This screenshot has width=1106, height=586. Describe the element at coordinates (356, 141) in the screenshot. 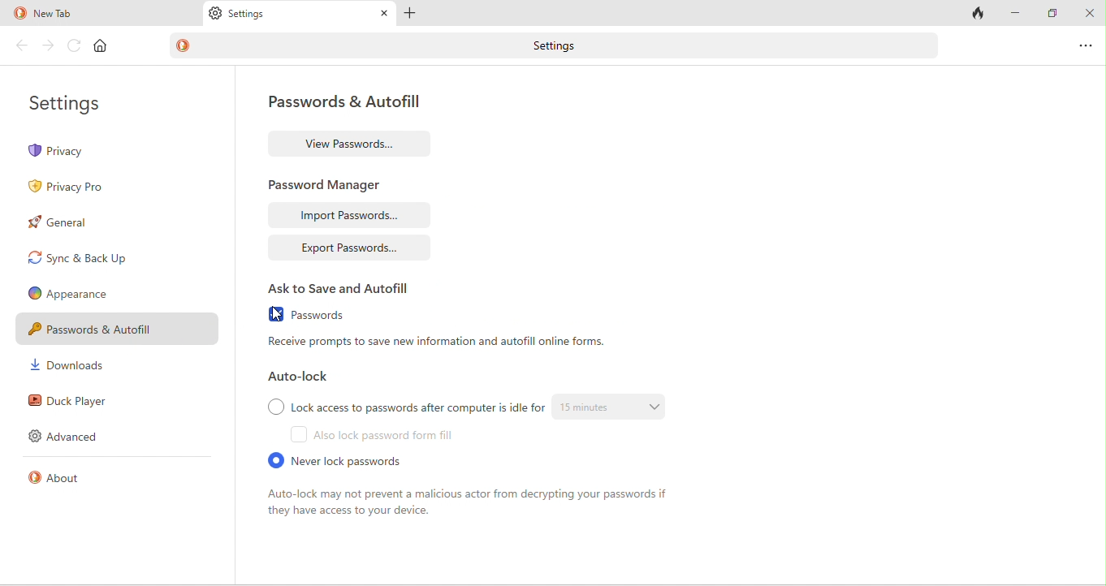

I see `view passwords` at that location.